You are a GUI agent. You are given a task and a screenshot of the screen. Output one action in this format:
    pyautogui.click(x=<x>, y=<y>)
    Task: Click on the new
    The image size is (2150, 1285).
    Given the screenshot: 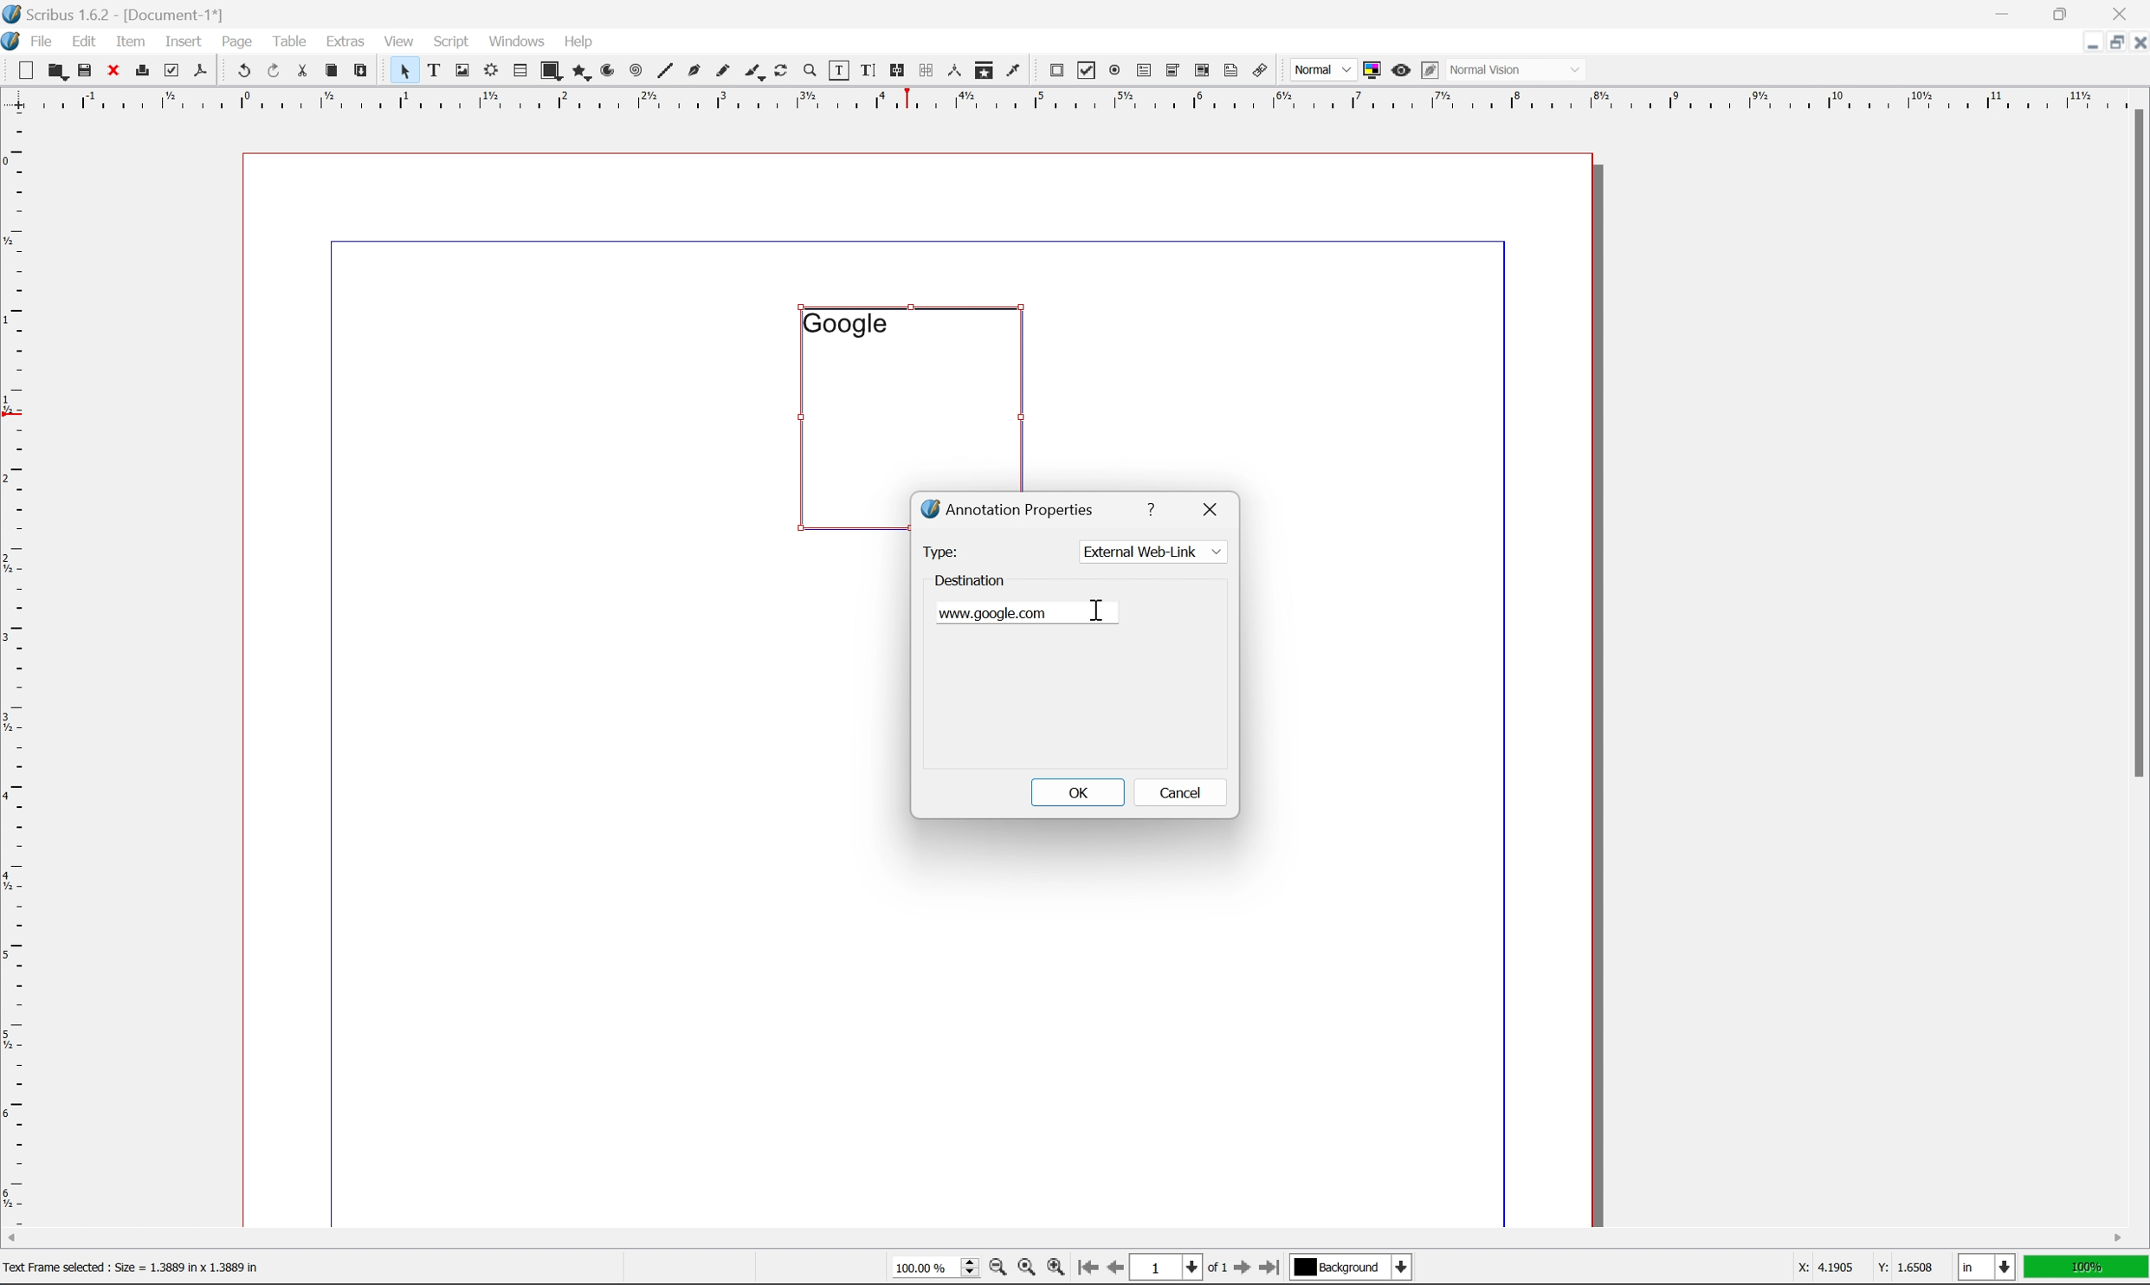 What is the action you would take?
    pyautogui.click(x=28, y=70)
    